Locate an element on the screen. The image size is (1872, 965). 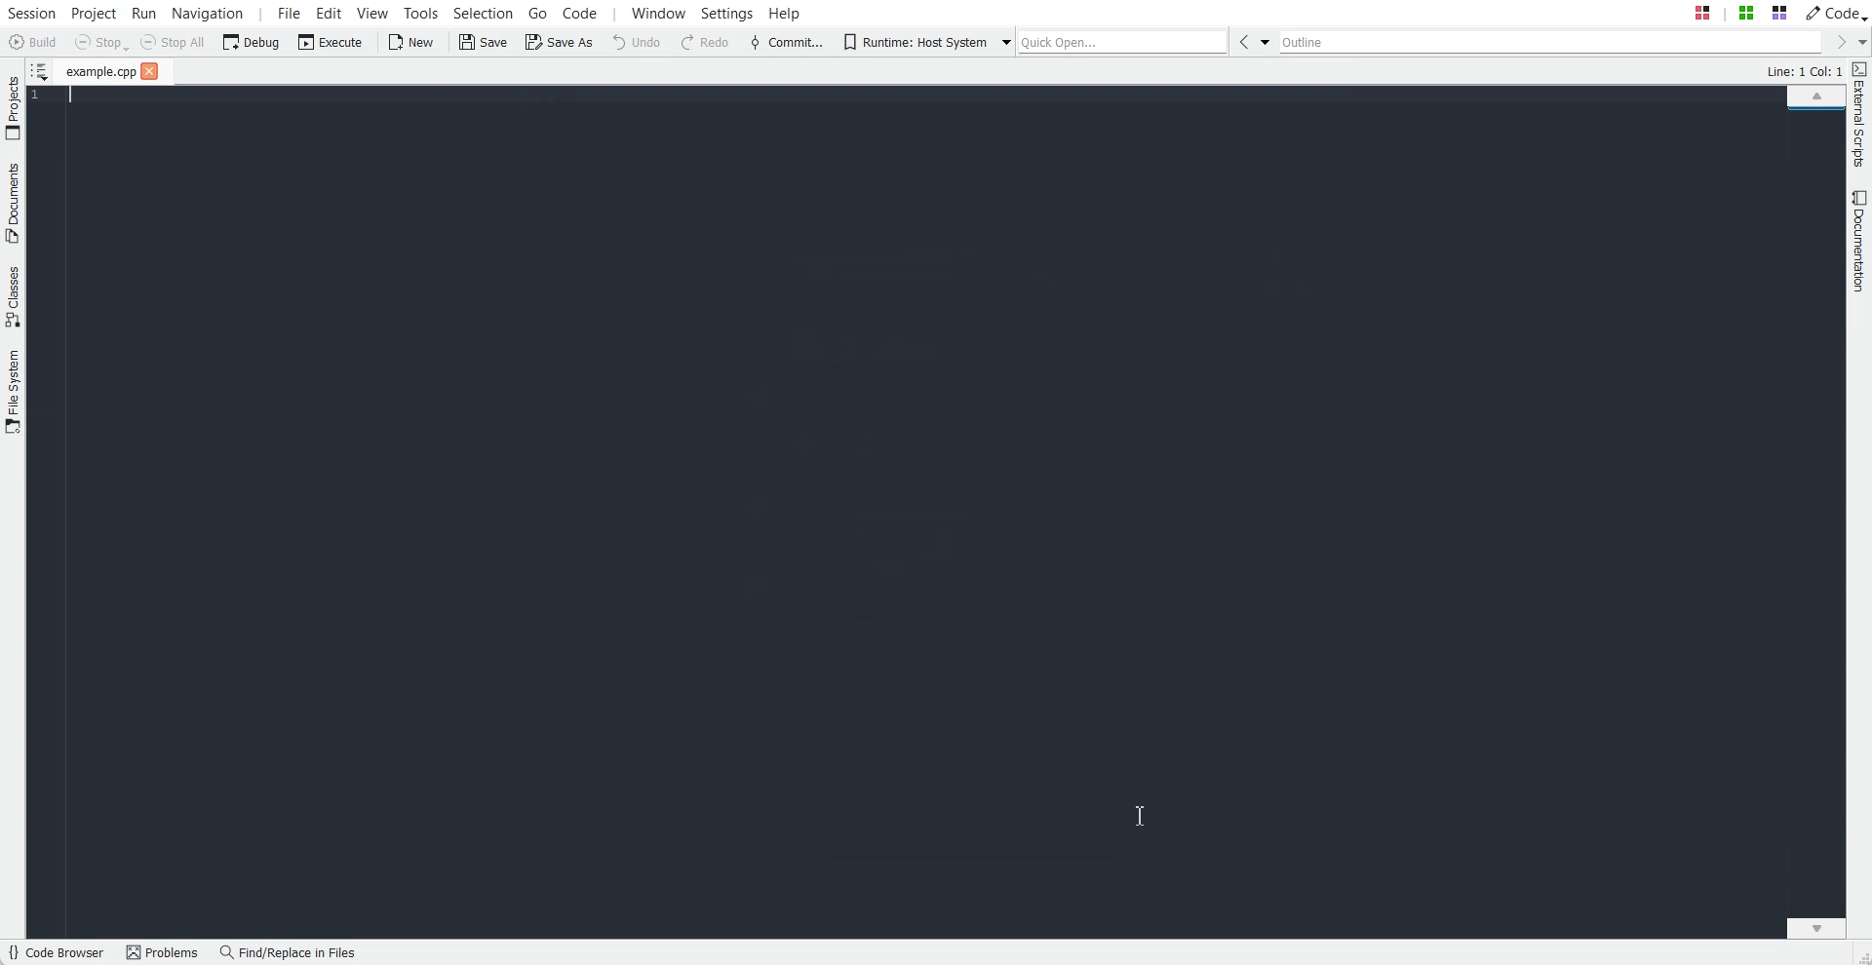
File is located at coordinates (101, 72).